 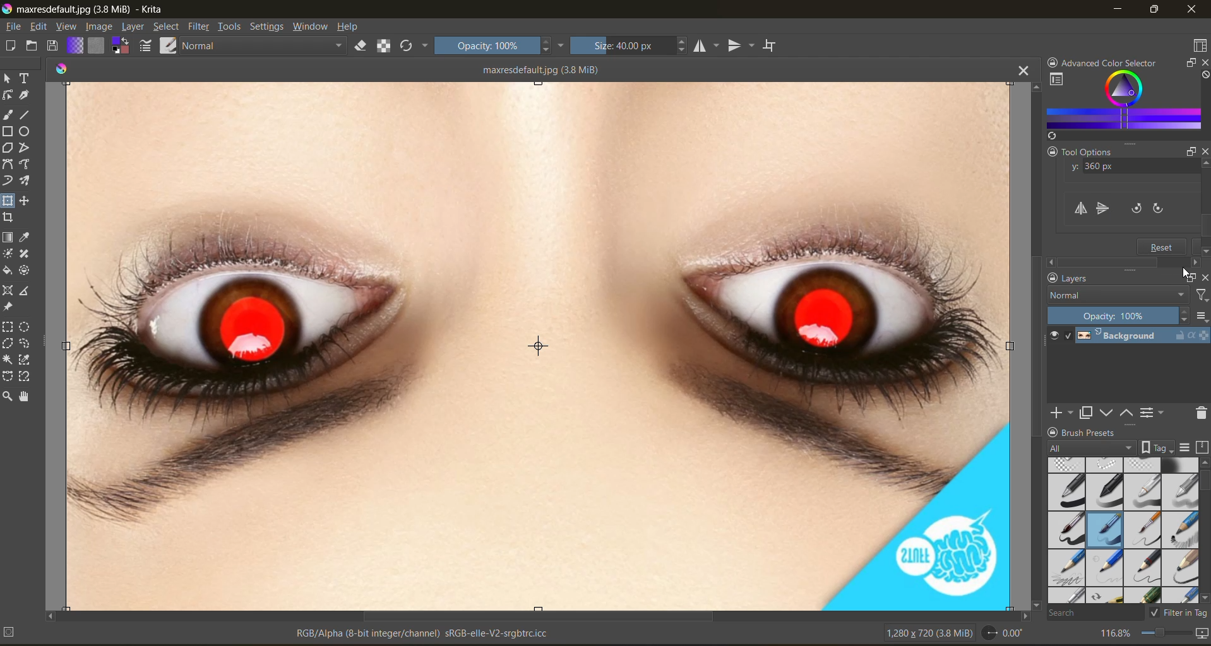 What do you see at coordinates (9, 396) in the screenshot?
I see `tool` at bounding box center [9, 396].